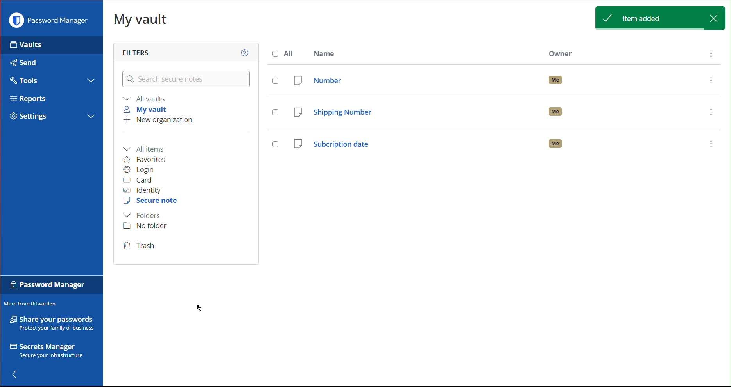 The height and width of the screenshot is (387, 731). Describe the element at coordinates (243, 52) in the screenshot. I see `Help` at that location.